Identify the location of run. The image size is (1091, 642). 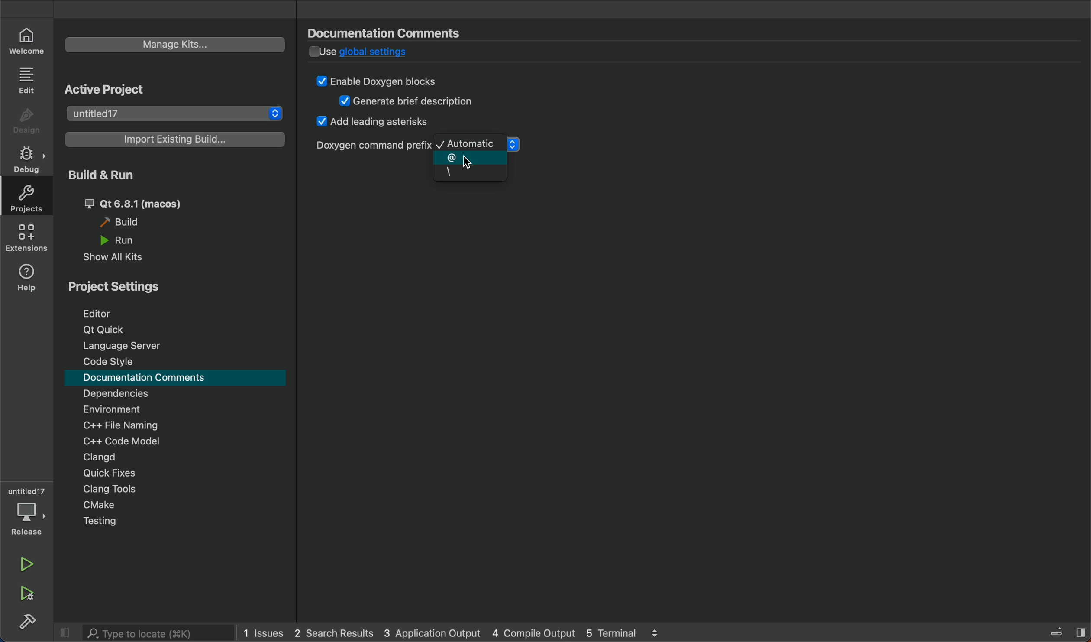
(132, 240).